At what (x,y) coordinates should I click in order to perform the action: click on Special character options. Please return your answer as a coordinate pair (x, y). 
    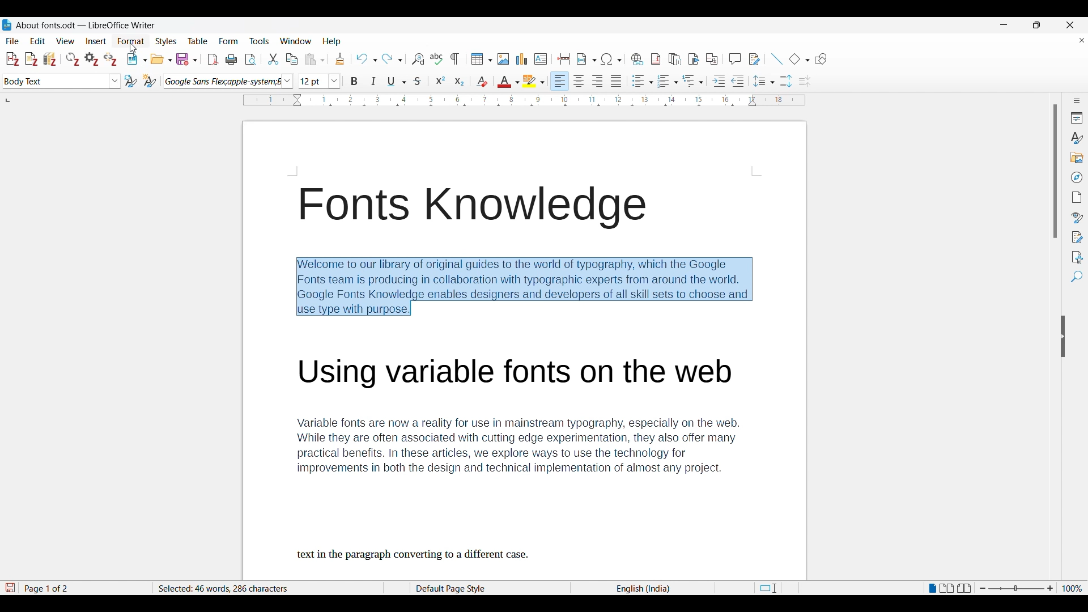
    Looking at the image, I should click on (612, 59).